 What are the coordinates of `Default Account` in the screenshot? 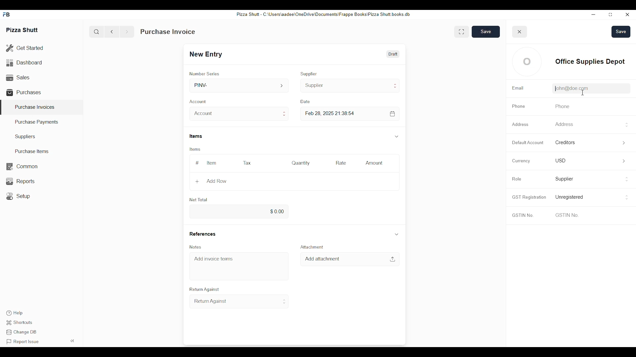 It's located at (527, 142).